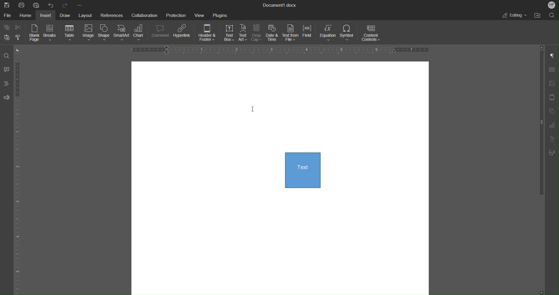 This screenshot has width=559, height=295. I want to click on Headings, so click(7, 85).